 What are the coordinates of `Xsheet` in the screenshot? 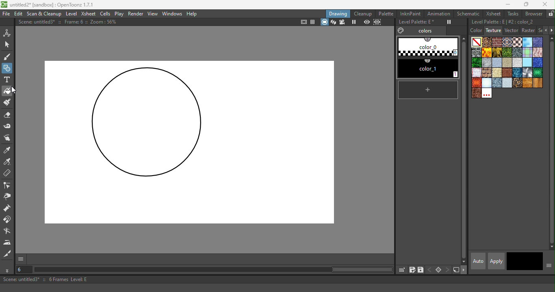 It's located at (493, 14).